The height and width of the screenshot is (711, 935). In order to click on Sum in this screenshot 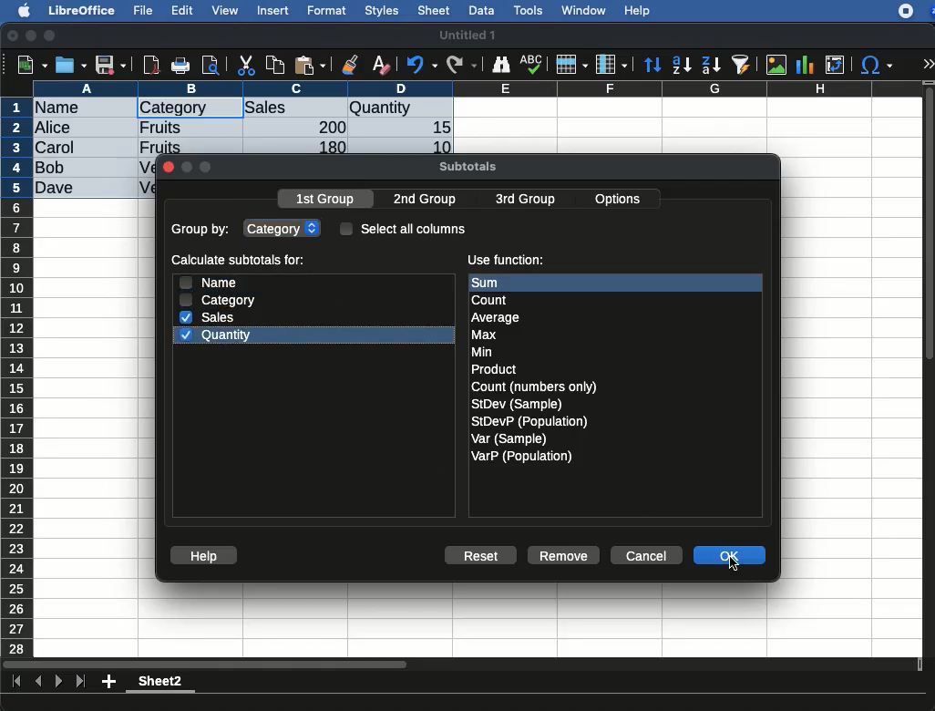, I will do `click(498, 283)`.